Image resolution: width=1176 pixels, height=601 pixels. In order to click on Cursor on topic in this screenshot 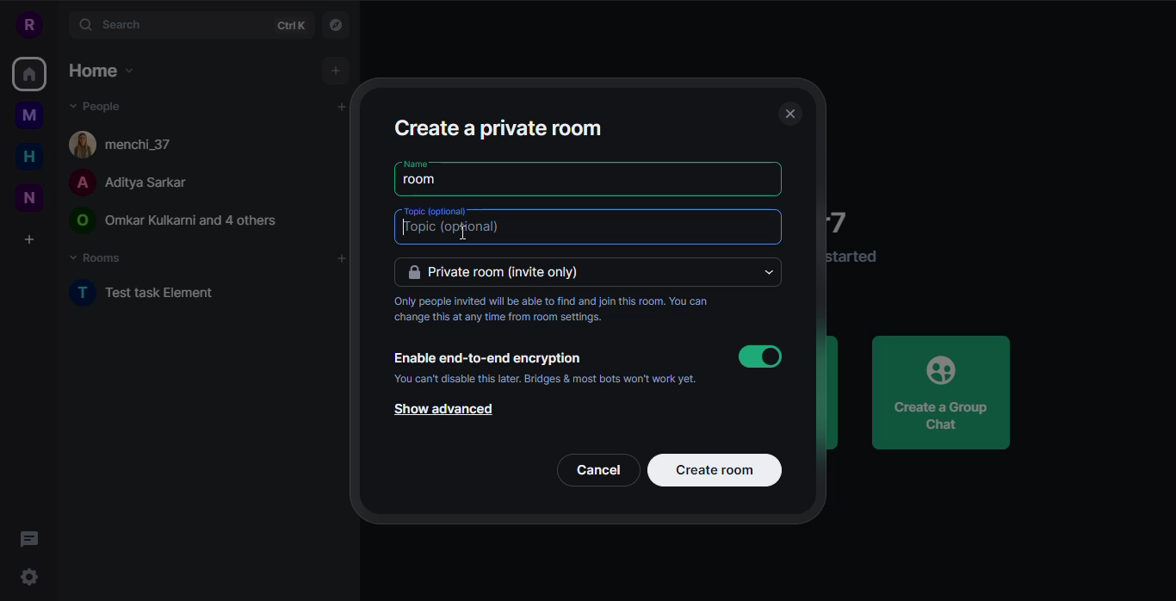, I will do `click(455, 231)`.